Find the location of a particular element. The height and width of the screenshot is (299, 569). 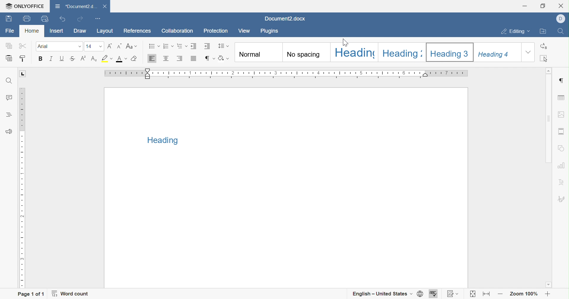

Shape settings is located at coordinates (562, 148).